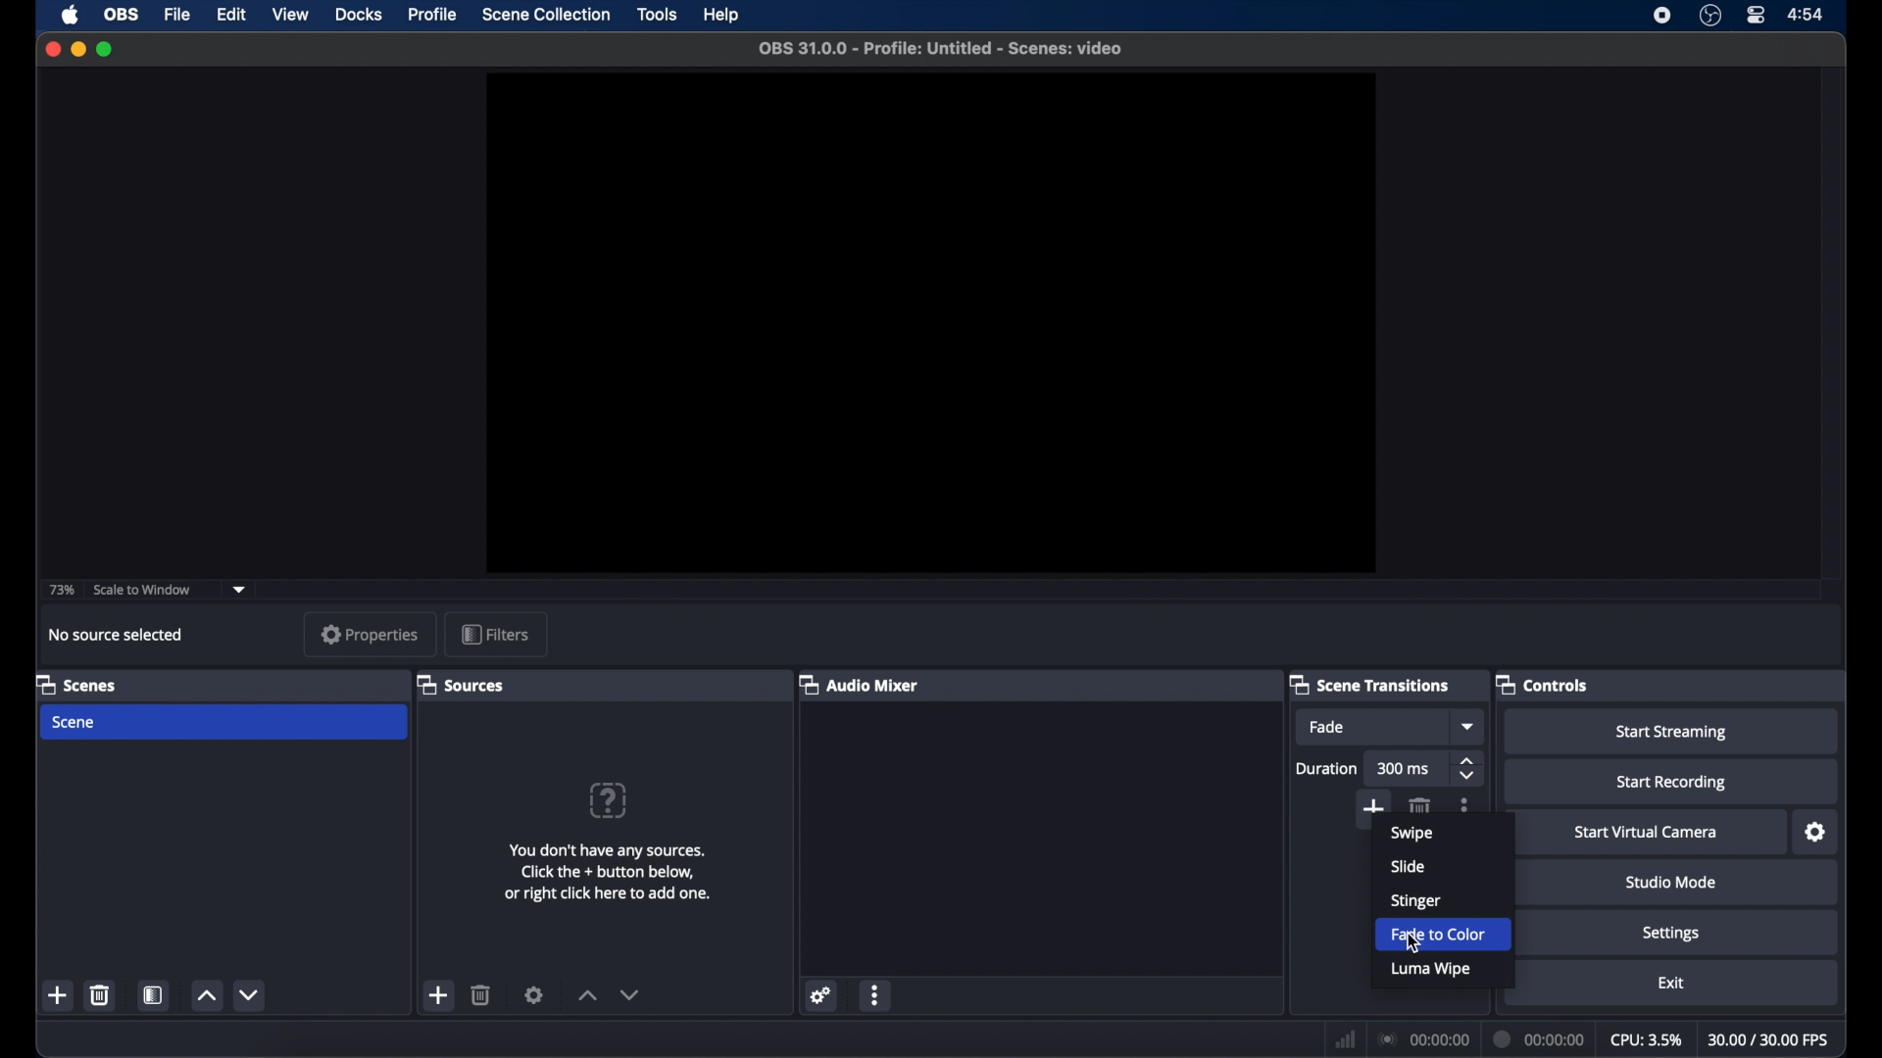 Image resolution: width=1882 pixels, height=1058 pixels. Describe the element at coordinates (143, 591) in the screenshot. I see `scale to window` at that location.